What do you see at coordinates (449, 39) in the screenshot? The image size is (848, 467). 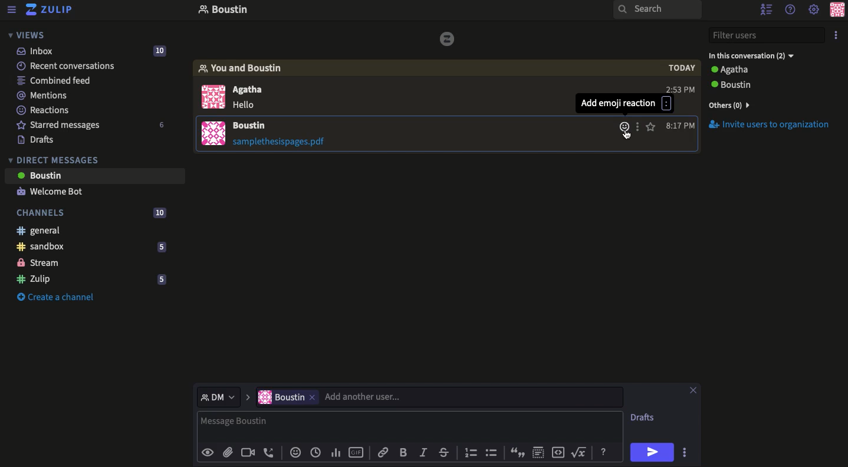 I see `image` at bounding box center [449, 39].